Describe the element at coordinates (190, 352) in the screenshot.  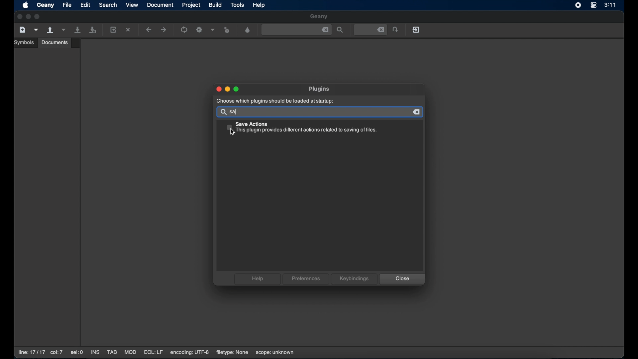
I see `encoding: UTF-8` at that location.